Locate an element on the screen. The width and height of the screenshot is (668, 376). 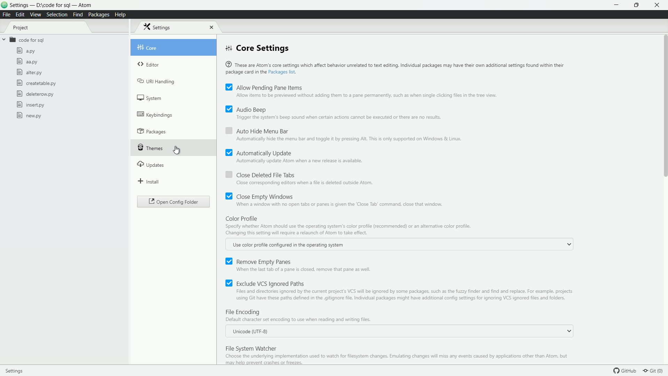
createtable.py file is located at coordinates (35, 83).